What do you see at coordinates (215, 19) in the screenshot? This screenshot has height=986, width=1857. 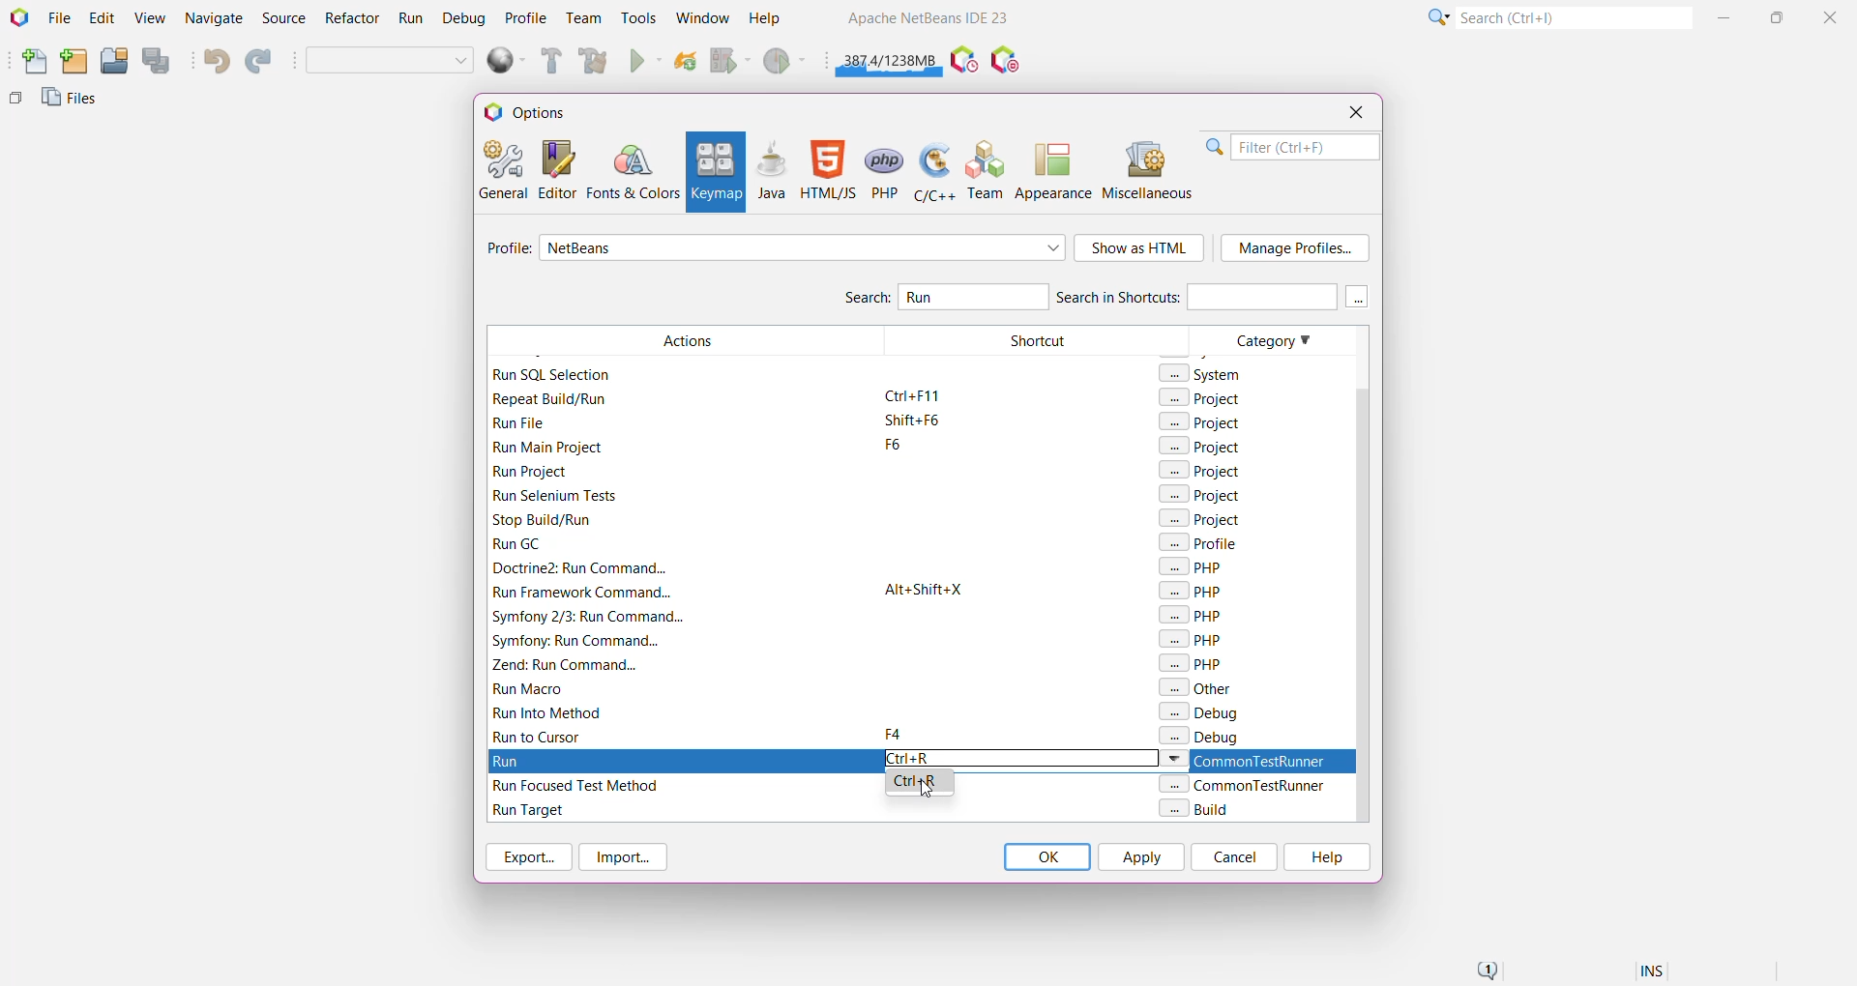 I see `Navigate` at bounding box center [215, 19].